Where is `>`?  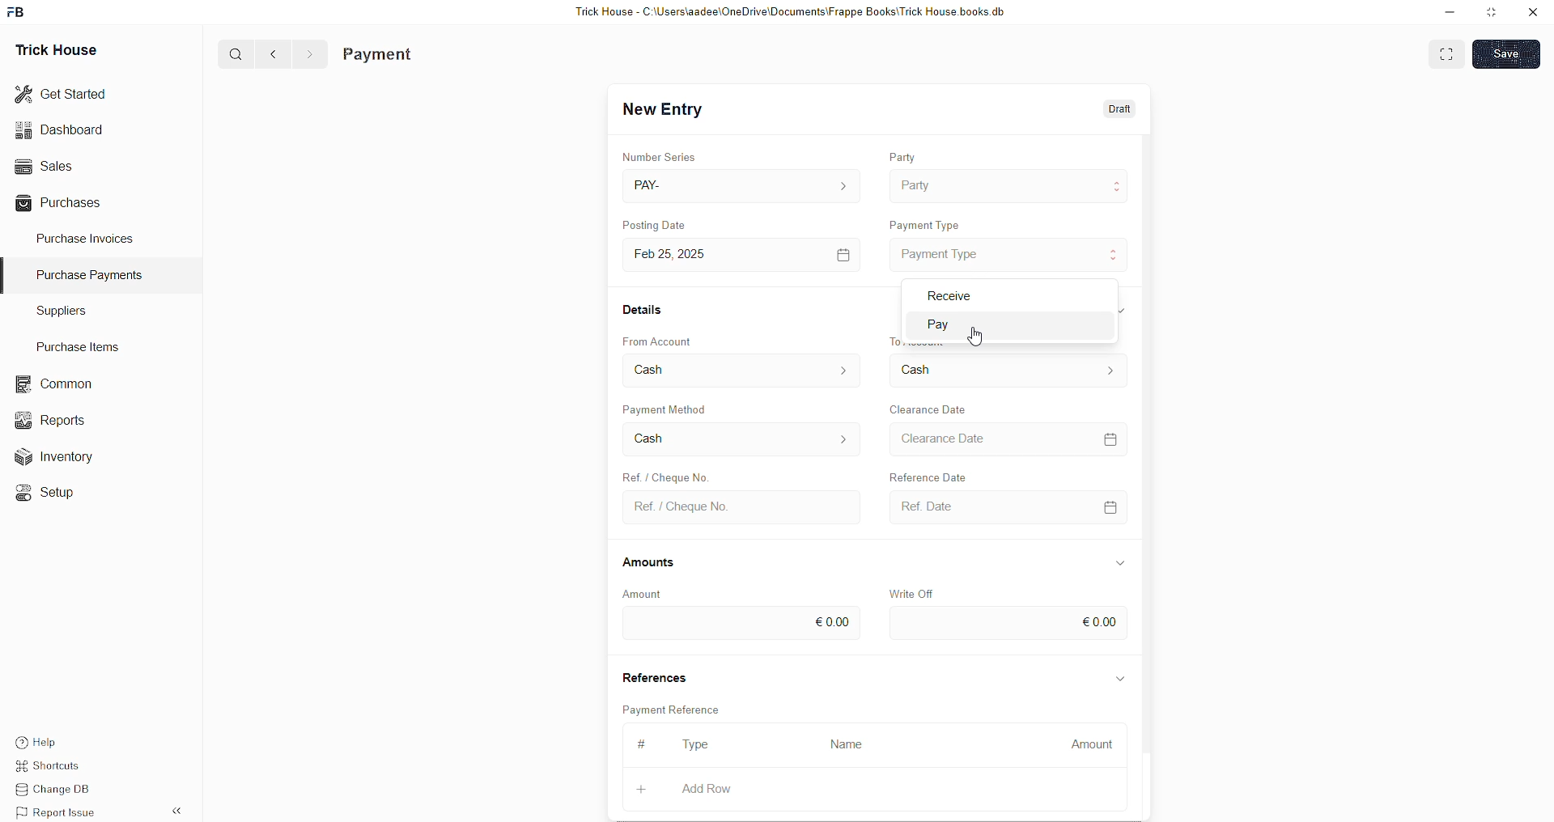
> is located at coordinates (309, 54).